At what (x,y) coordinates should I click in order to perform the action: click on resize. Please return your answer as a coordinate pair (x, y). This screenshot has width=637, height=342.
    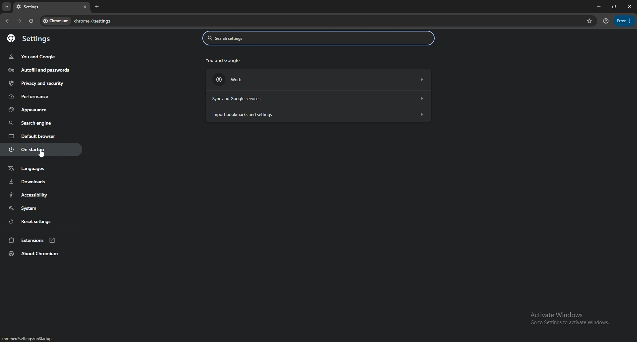
    Looking at the image, I should click on (613, 7).